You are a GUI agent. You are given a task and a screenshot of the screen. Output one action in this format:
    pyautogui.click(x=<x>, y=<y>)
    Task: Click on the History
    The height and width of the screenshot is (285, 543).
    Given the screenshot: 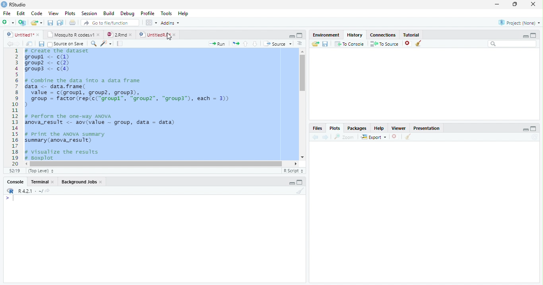 What is the action you would take?
    pyautogui.click(x=355, y=35)
    